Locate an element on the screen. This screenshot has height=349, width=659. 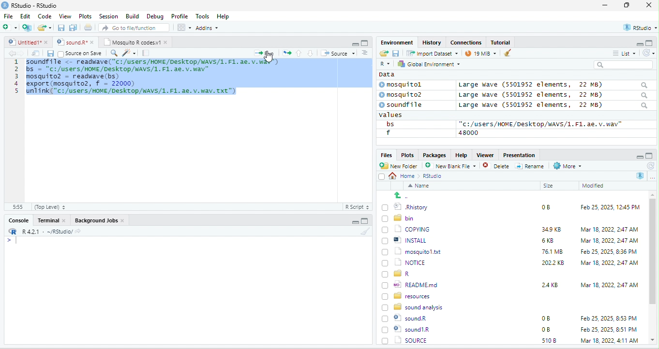
RStudio is located at coordinates (31, 5).